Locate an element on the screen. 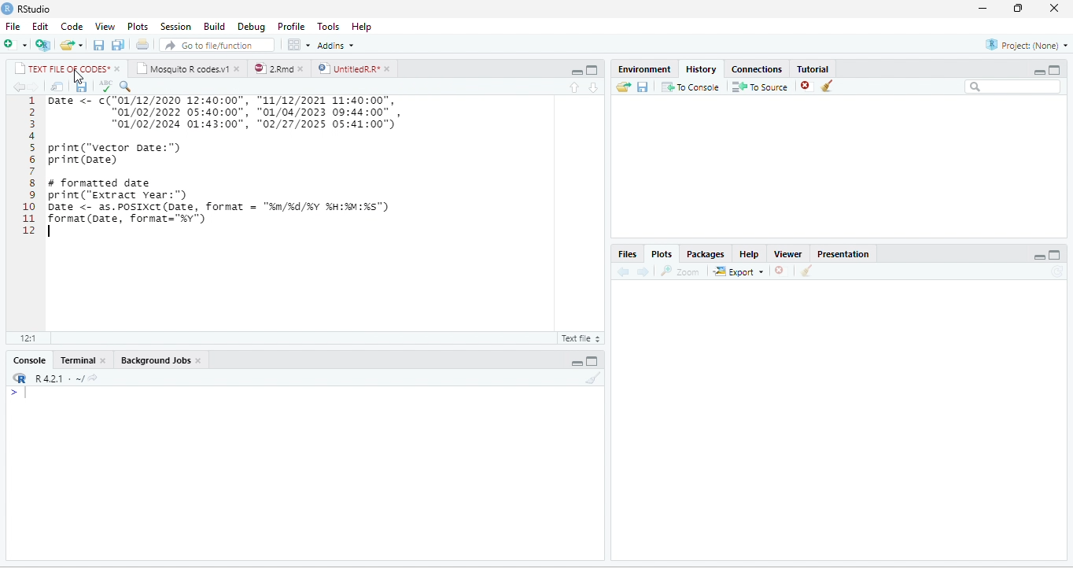 The image size is (1073, 568). up is located at coordinates (574, 87).